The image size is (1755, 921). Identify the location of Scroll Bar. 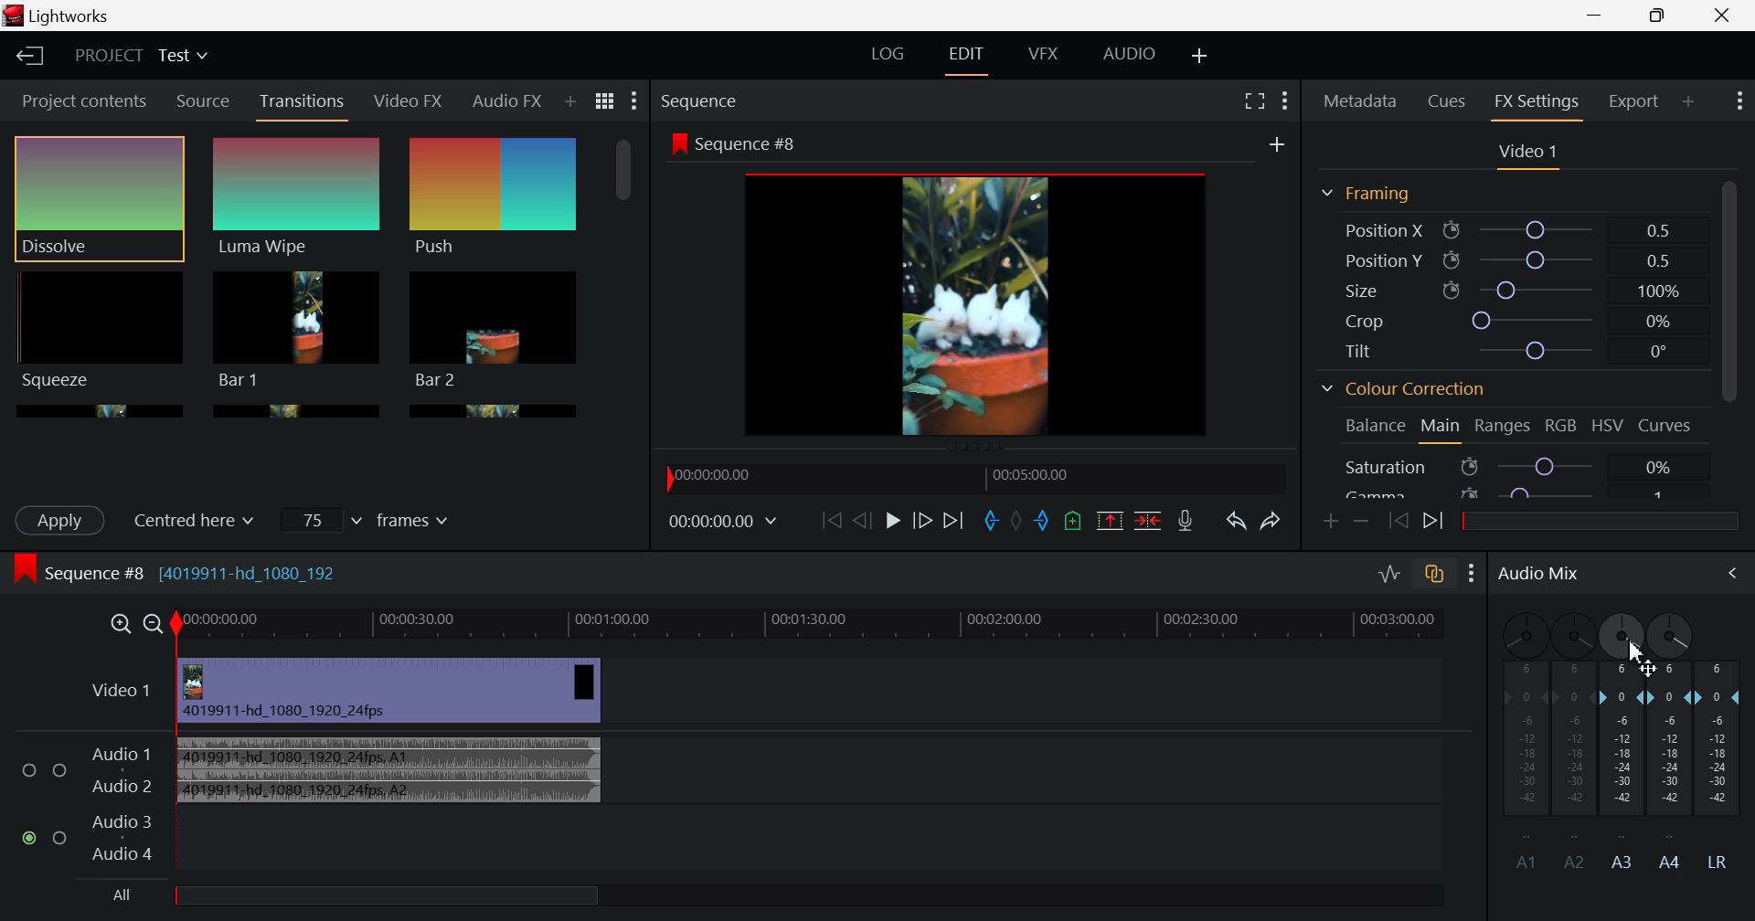
(1733, 337).